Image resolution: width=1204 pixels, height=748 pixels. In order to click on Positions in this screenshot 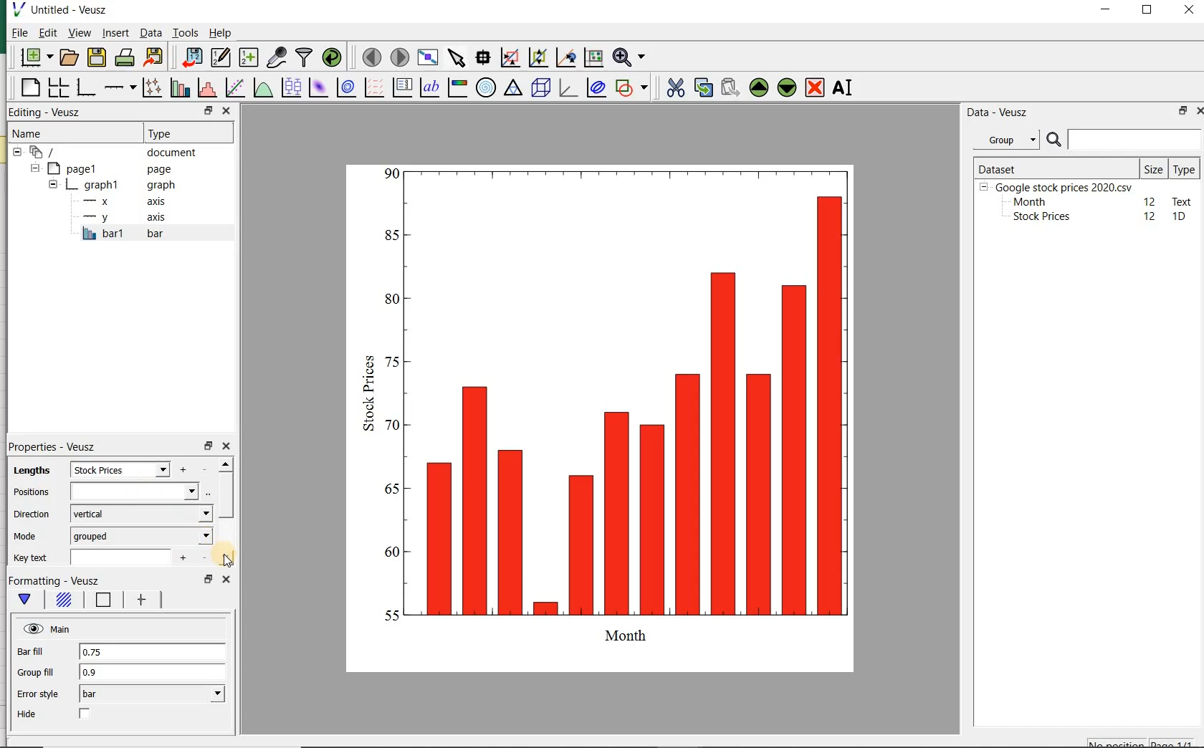, I will do `click(29, 491)`.